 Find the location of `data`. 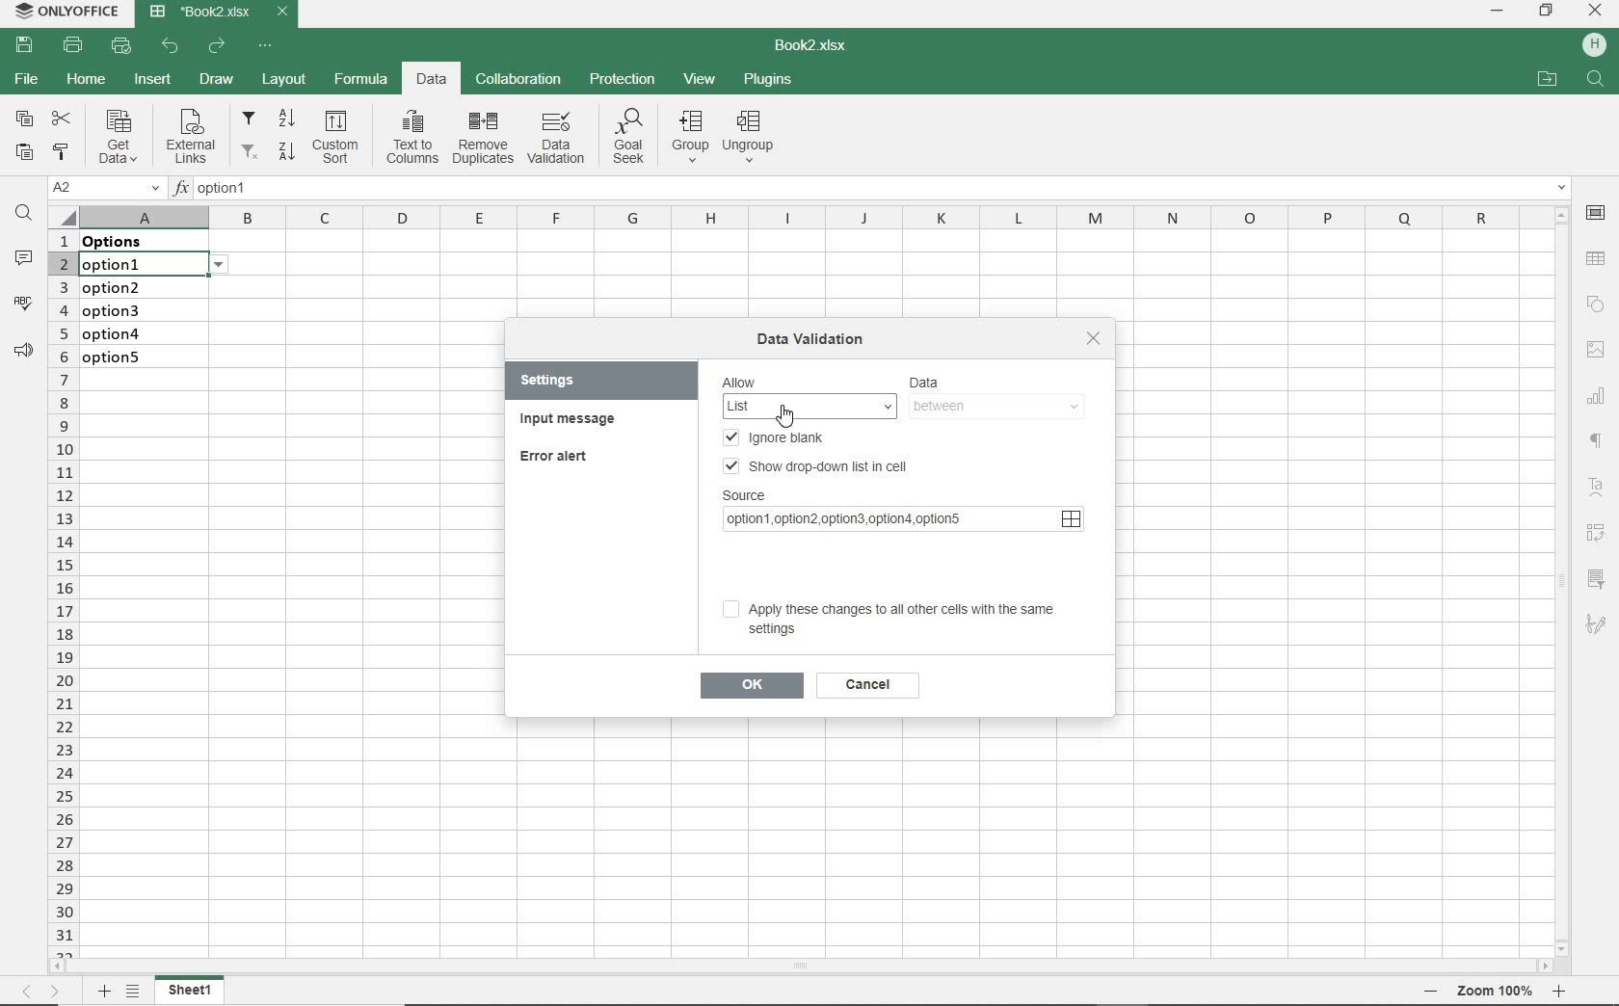

data is located at coordinates (127, 241).